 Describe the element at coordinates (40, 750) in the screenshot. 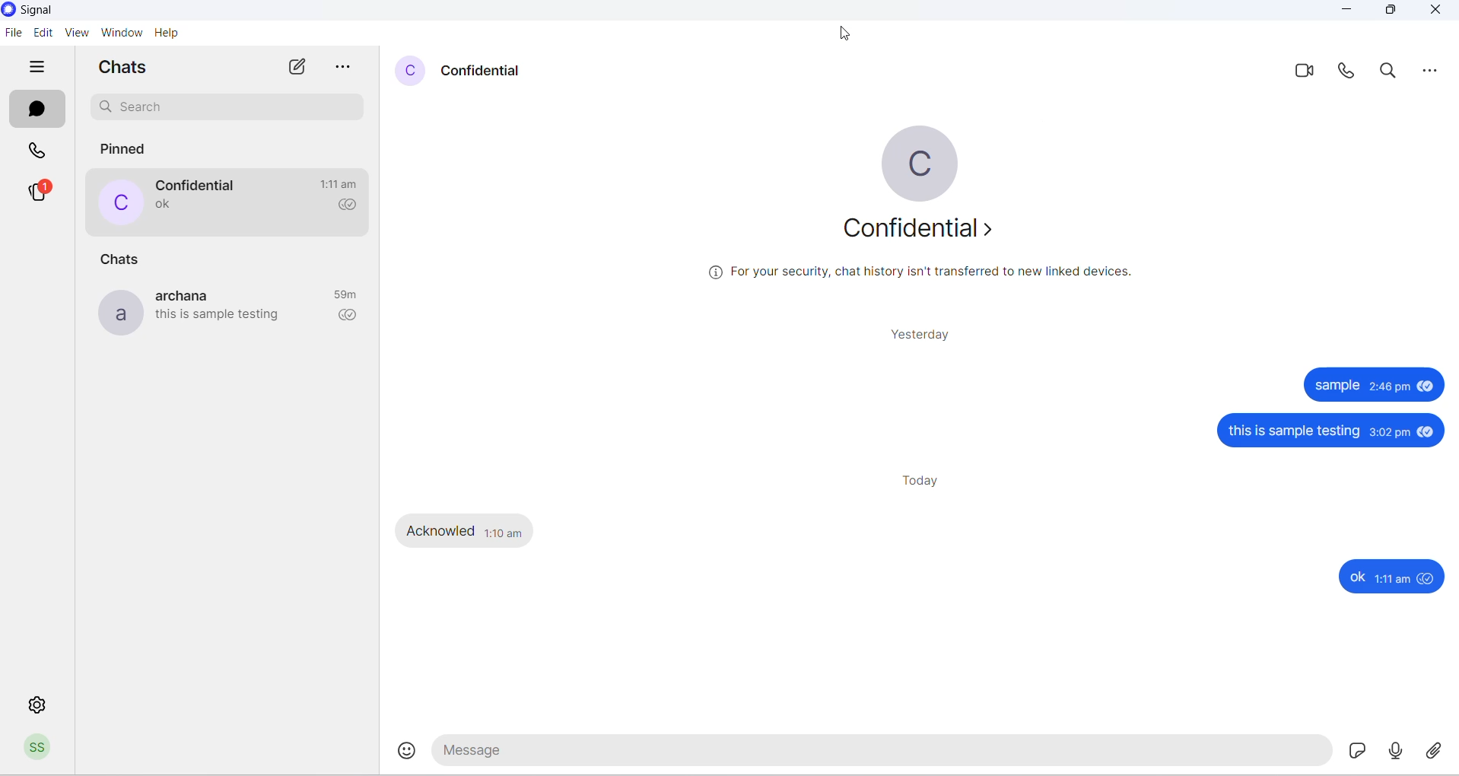

I see `Profile picture` at that location.